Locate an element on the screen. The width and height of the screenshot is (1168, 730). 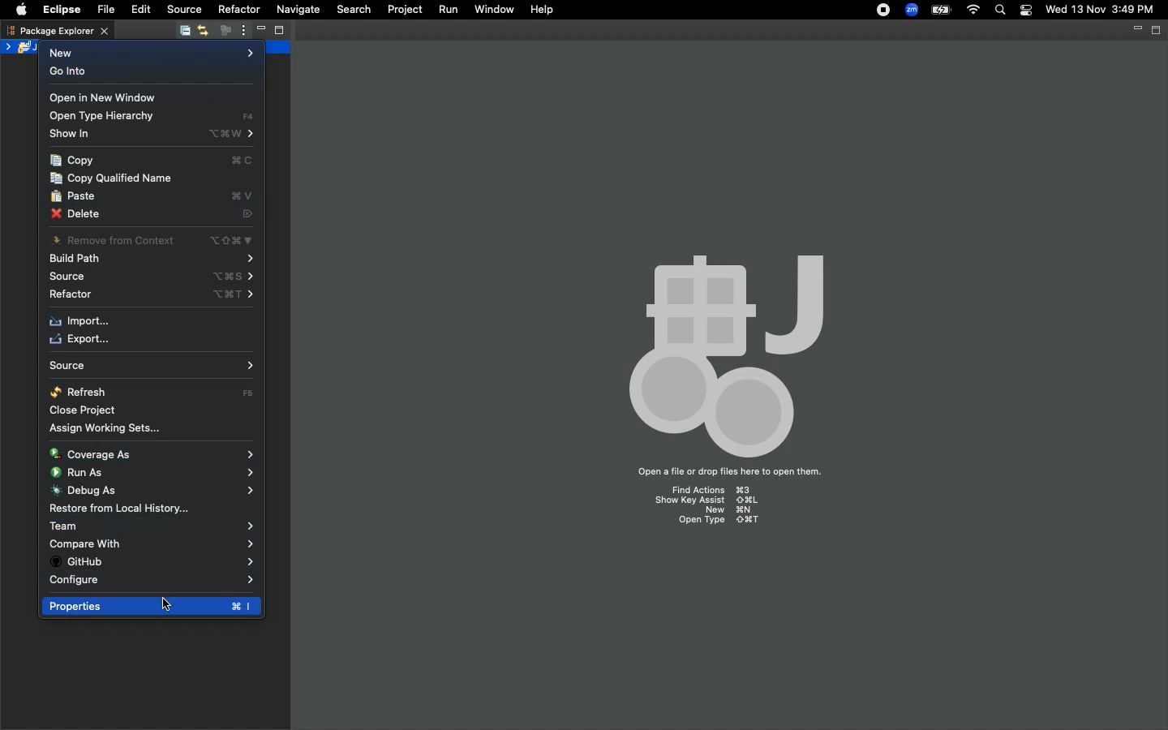
Edit is located at coordinates (141, 9).